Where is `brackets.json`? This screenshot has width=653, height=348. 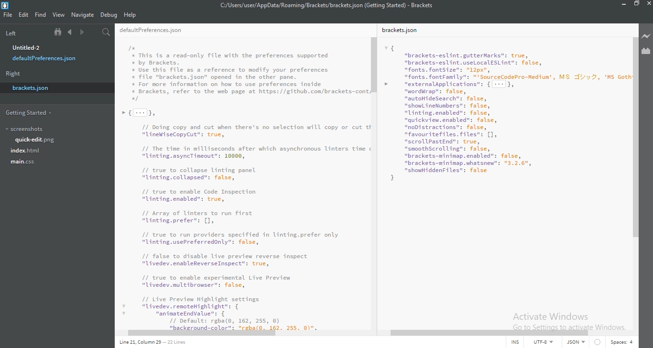
brackets.json is located at coordinates (403, 30).